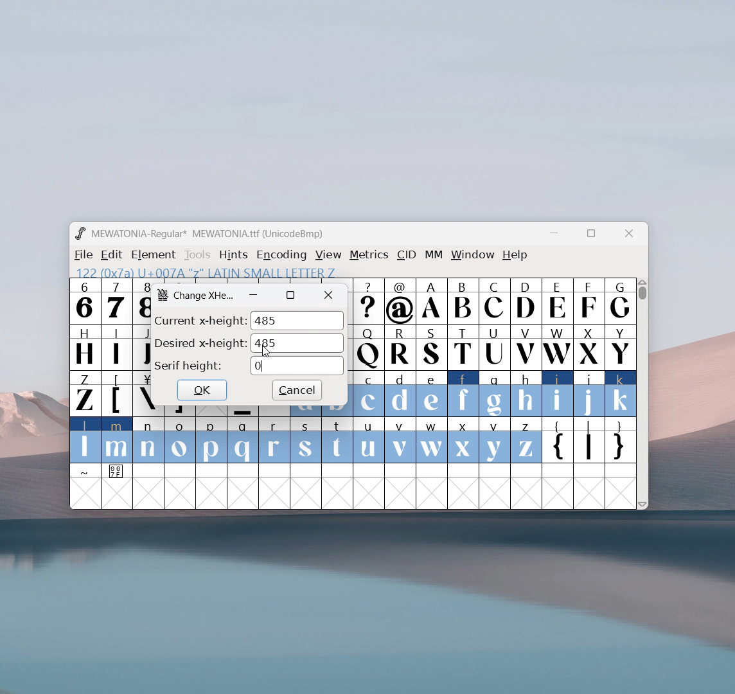  What do you see at coordinates (557, 441) in the screenshot?
I see `{` at bounding box center [557, 441].